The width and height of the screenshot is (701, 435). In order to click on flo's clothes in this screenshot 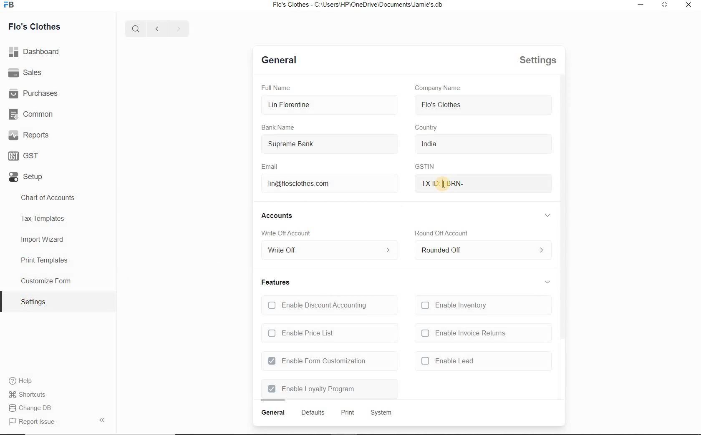, I will do `click(442, 105)`.